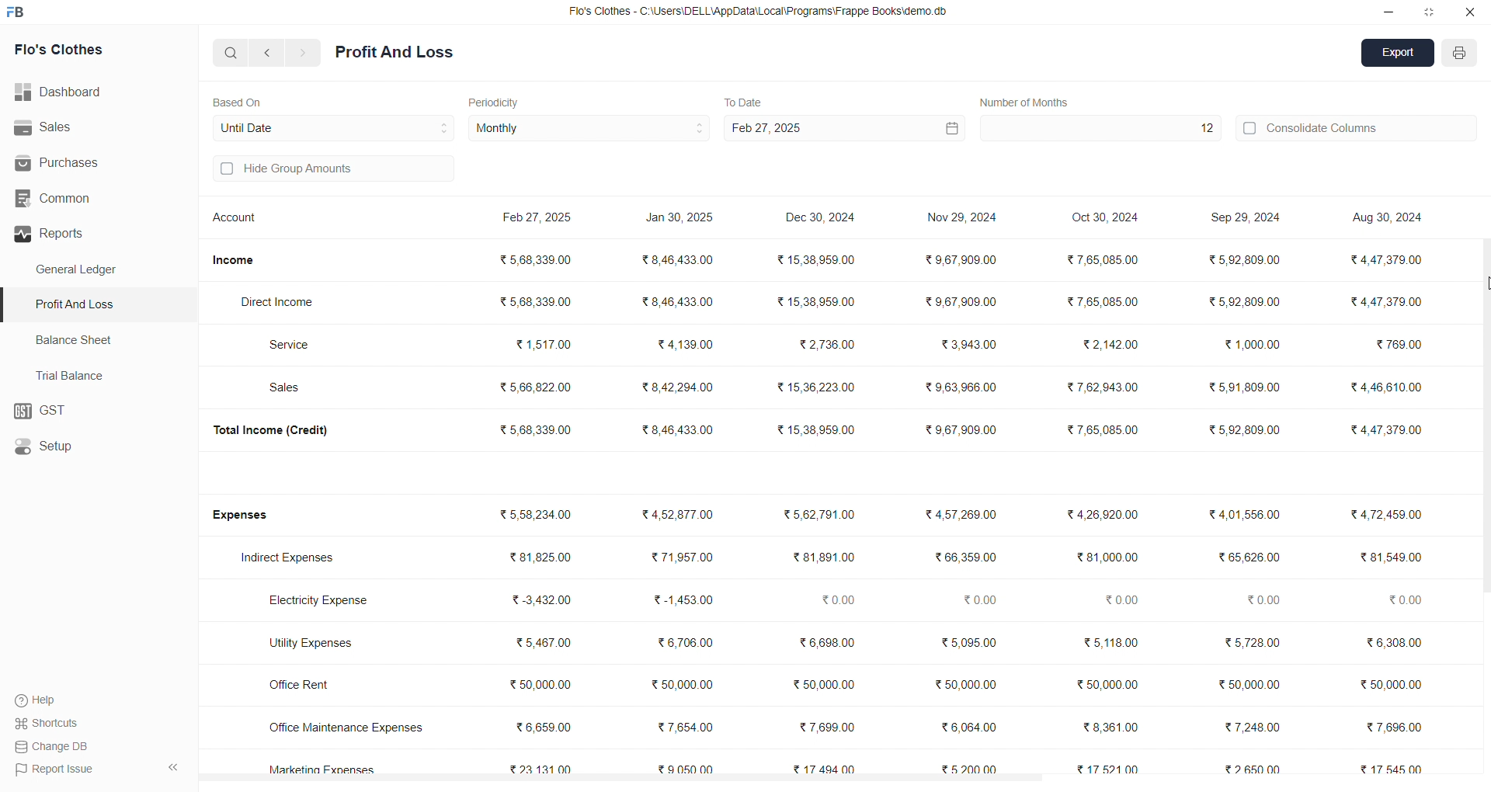  I want to click on ₹7,62,943.00, so click(1103, 389).